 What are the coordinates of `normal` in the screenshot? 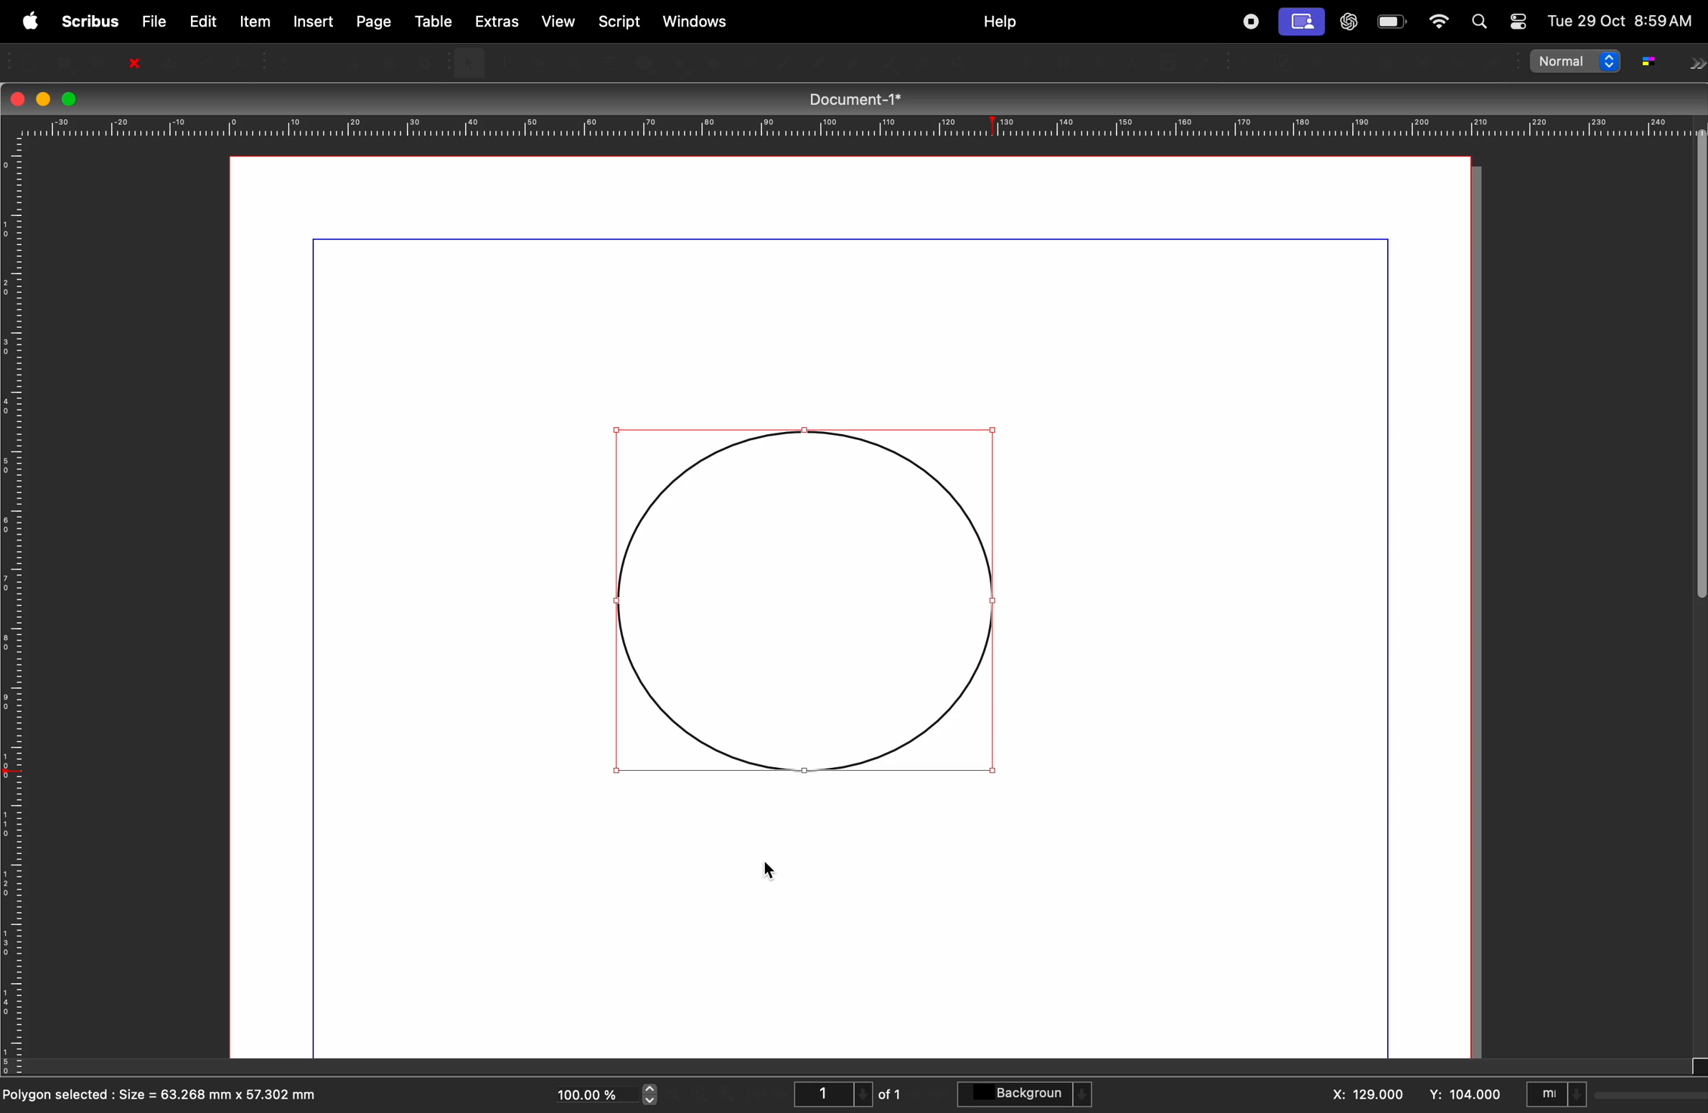 It's located at (1575, 65).